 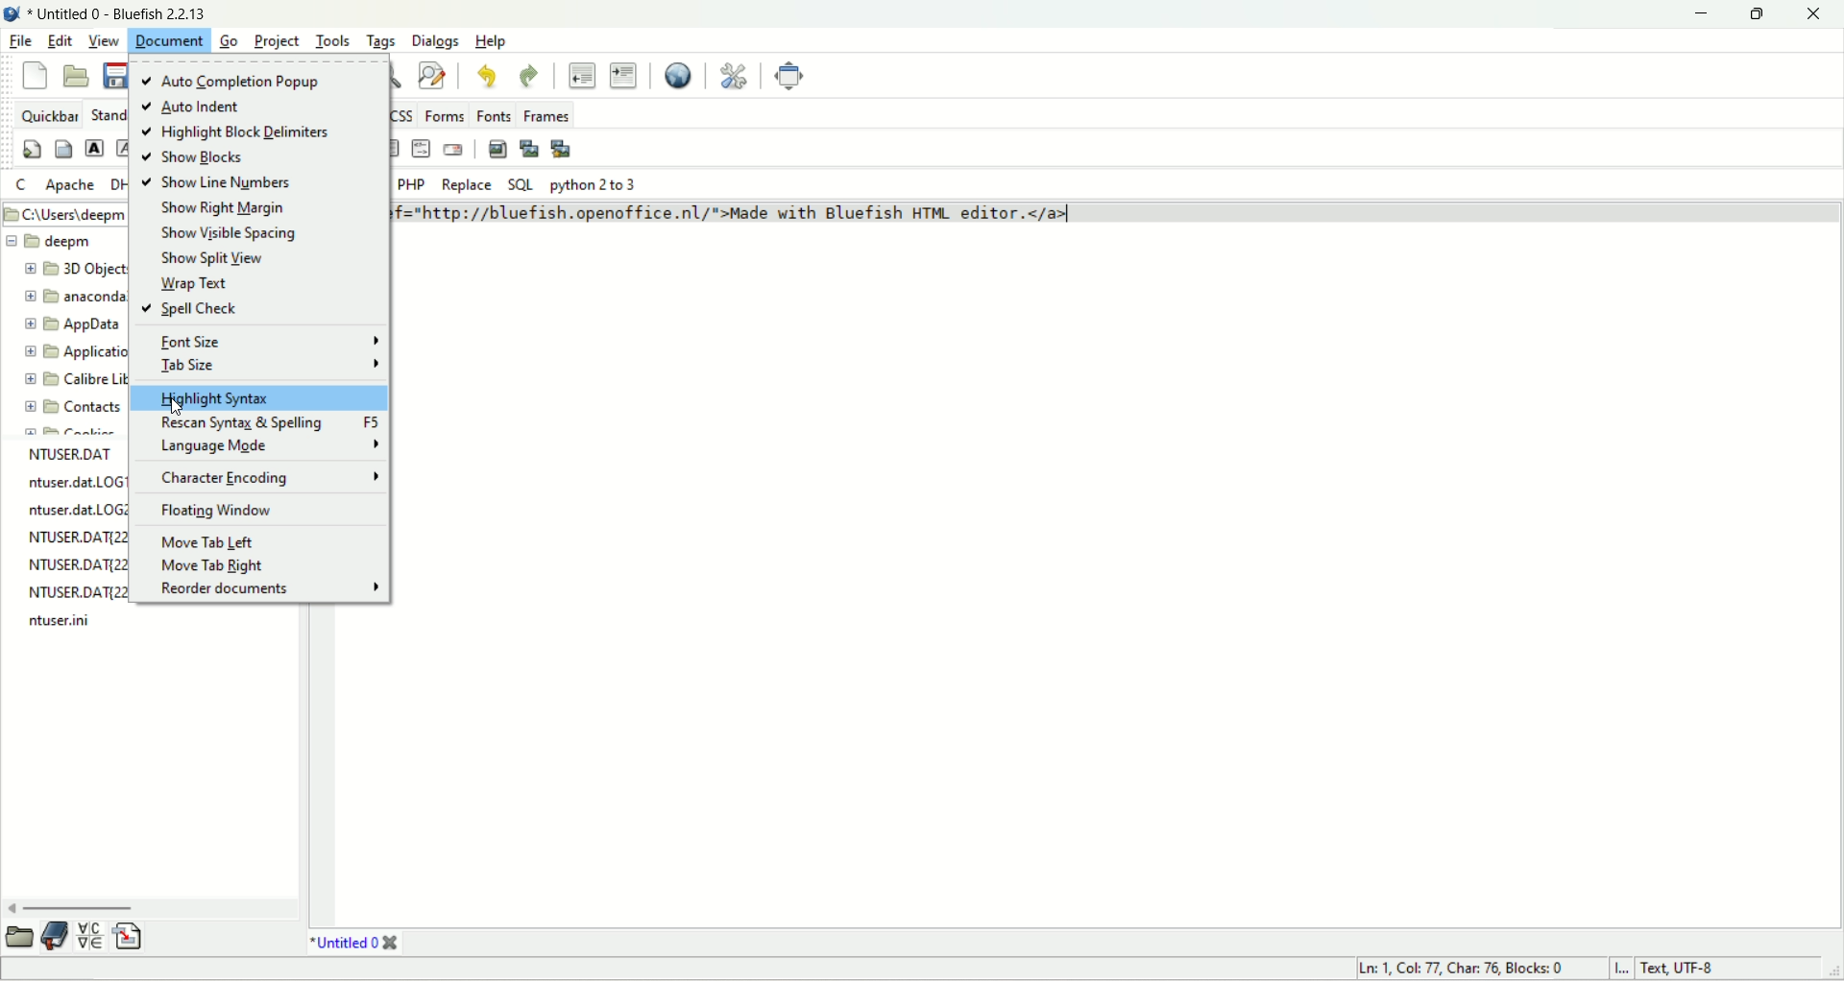 What do you see at coordinates (105, 43) in the screenshot?
I see `view` at bounding box center [105, 43].